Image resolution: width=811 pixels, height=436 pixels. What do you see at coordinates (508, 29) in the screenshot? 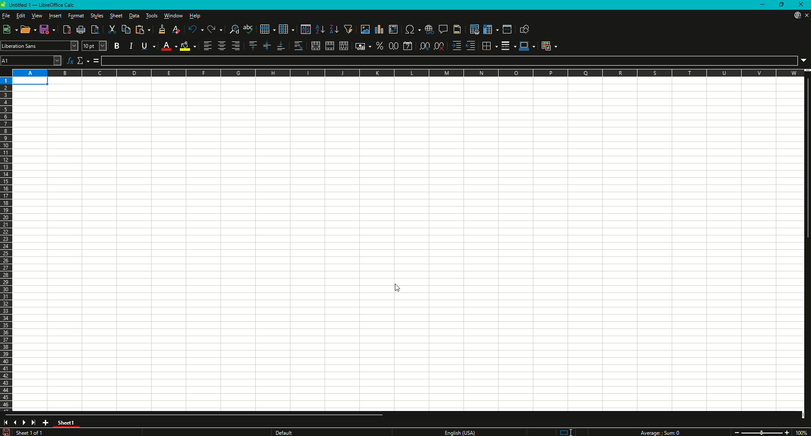
I see `Split Window` at bounding box center [508, 29].